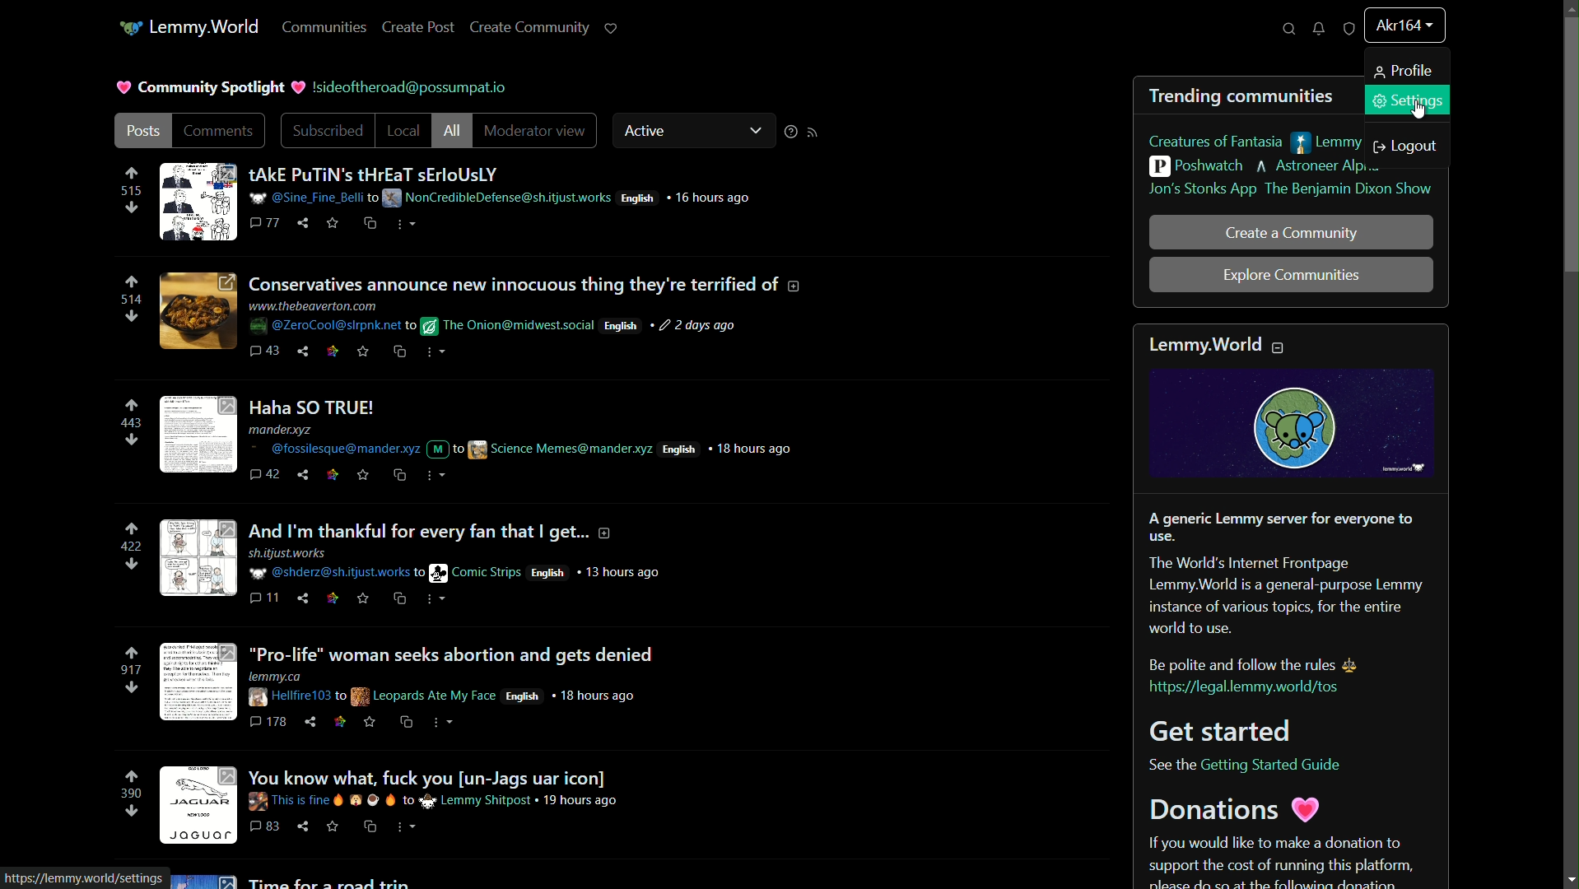 The image size is (1579, 889). What do you see at coordinates (132, 283) in the screenshot?
I see `upvote` at bounding box center [132, 283].